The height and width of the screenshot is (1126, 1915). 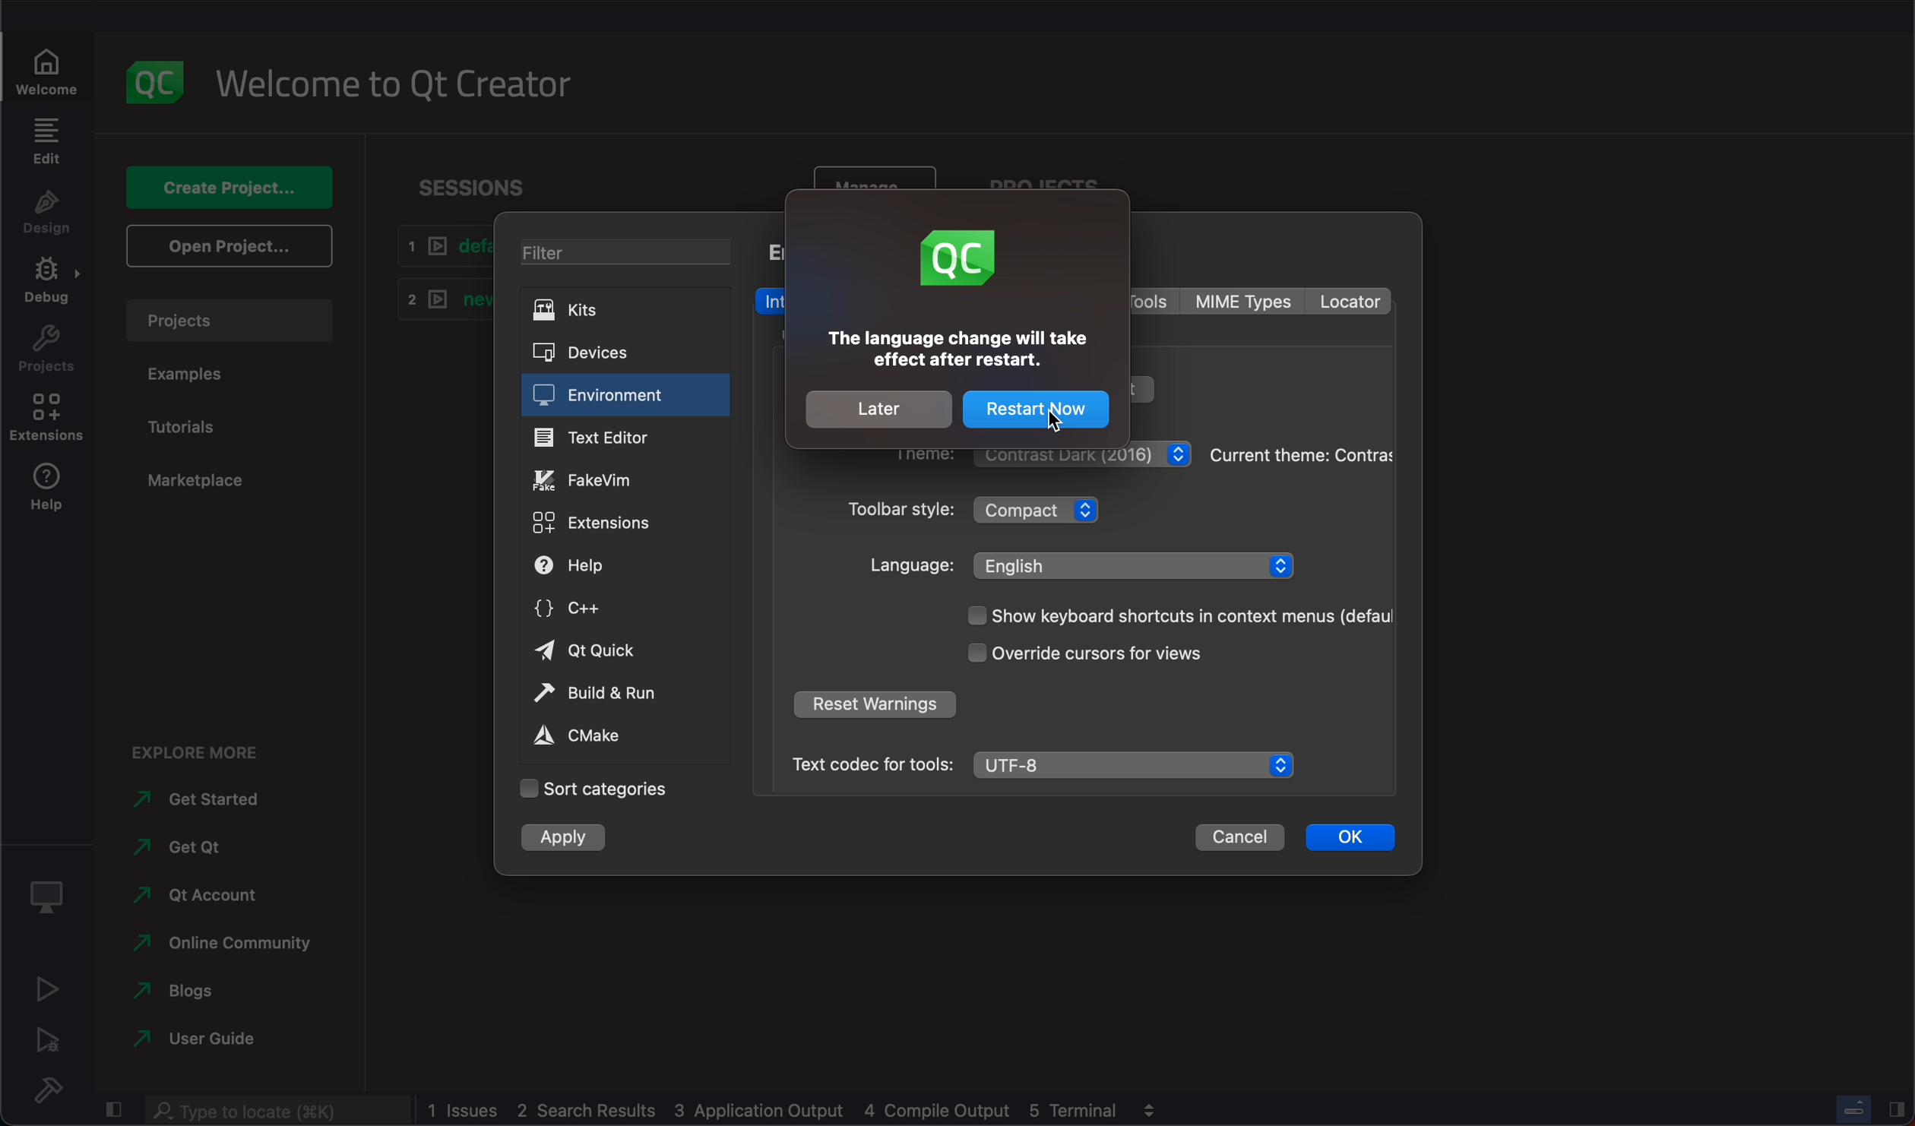 I want to click on close slidebar, so click(x=1896, y=1109).